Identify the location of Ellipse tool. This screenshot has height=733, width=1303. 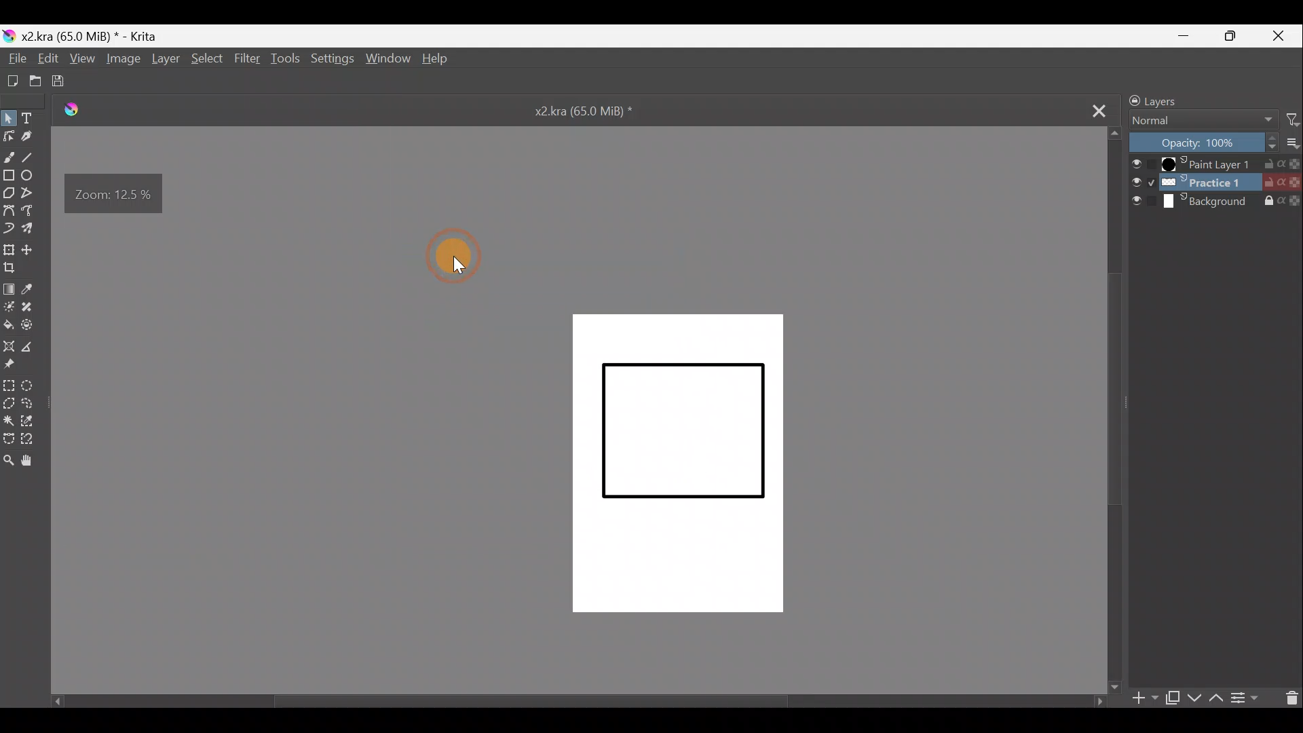
(31, 175).